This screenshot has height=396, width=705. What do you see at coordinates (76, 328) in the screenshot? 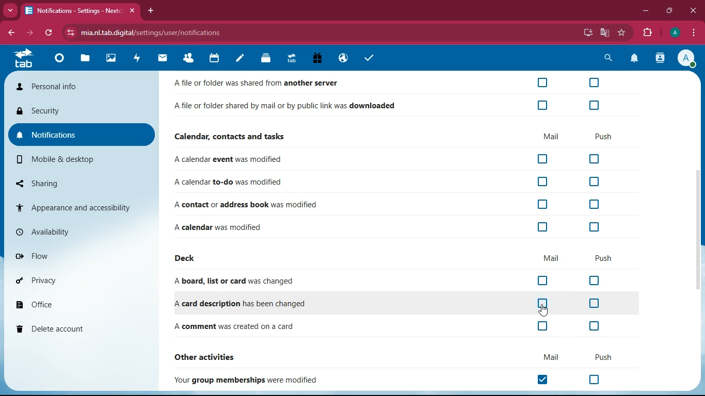
I see `delete account` at bounding box center [76, 328].